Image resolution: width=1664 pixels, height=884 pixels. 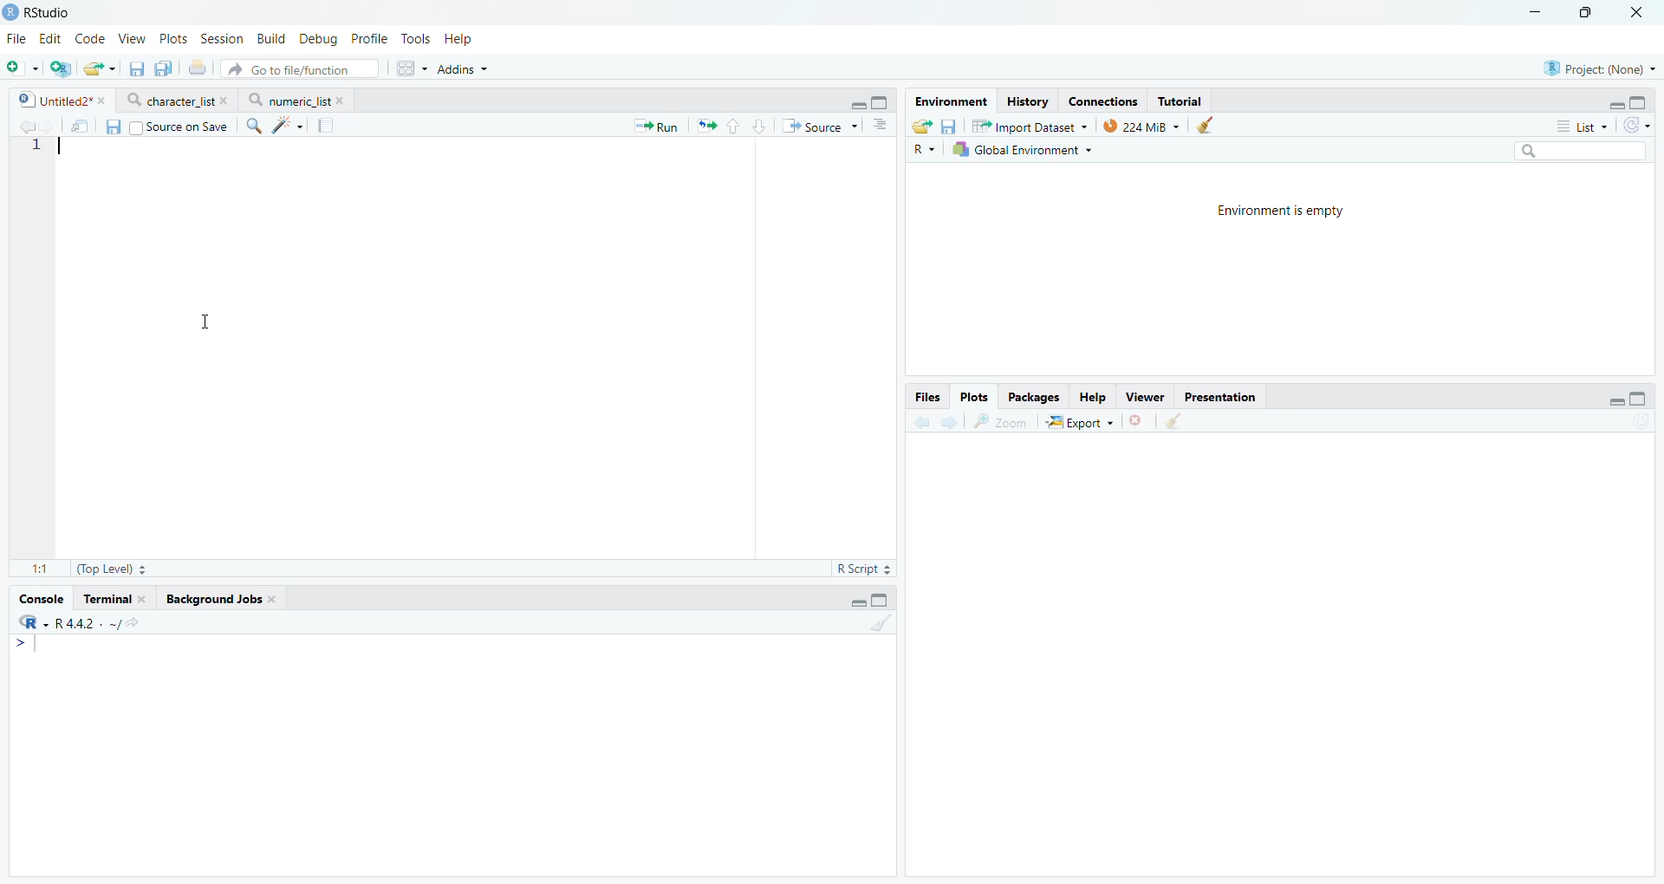 I want to click on Profile, so click(x=369, y=38).